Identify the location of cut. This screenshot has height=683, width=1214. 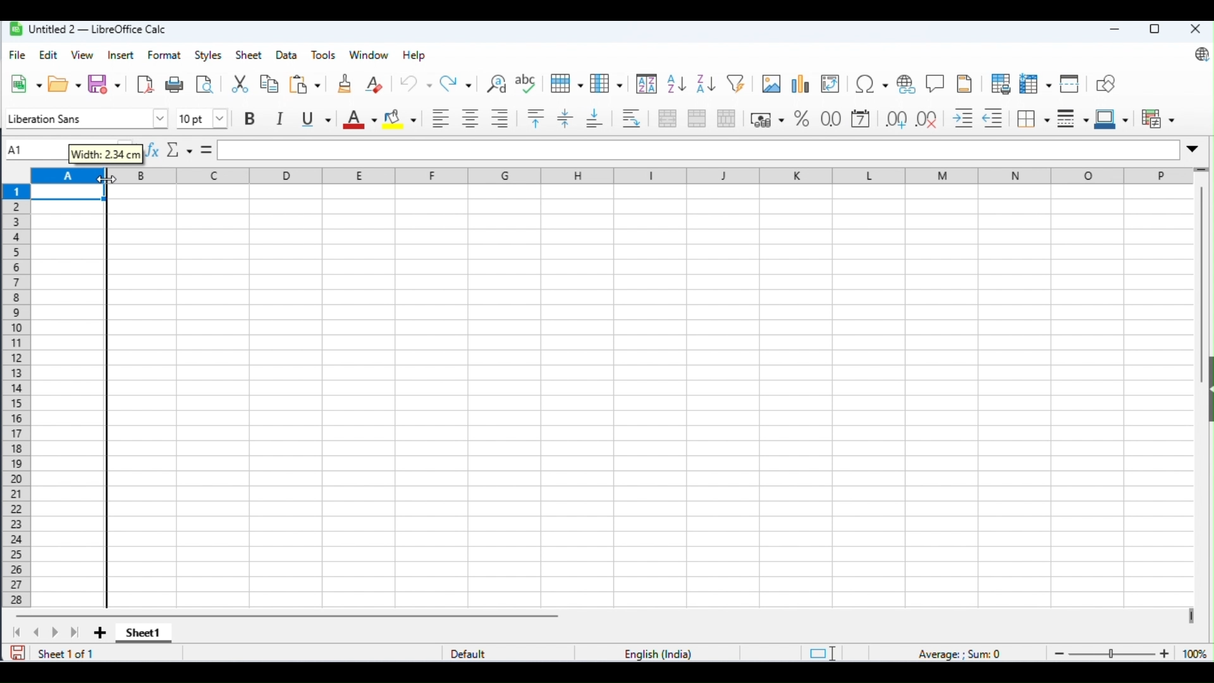
(240, 83).